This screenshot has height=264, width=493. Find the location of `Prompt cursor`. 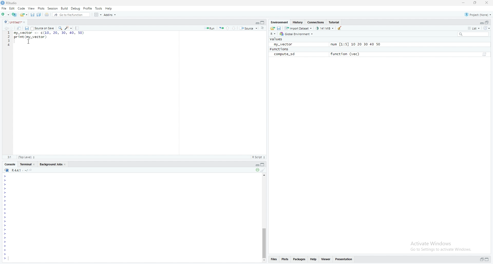

Prompt cursor is located at coordinates (4, 209).